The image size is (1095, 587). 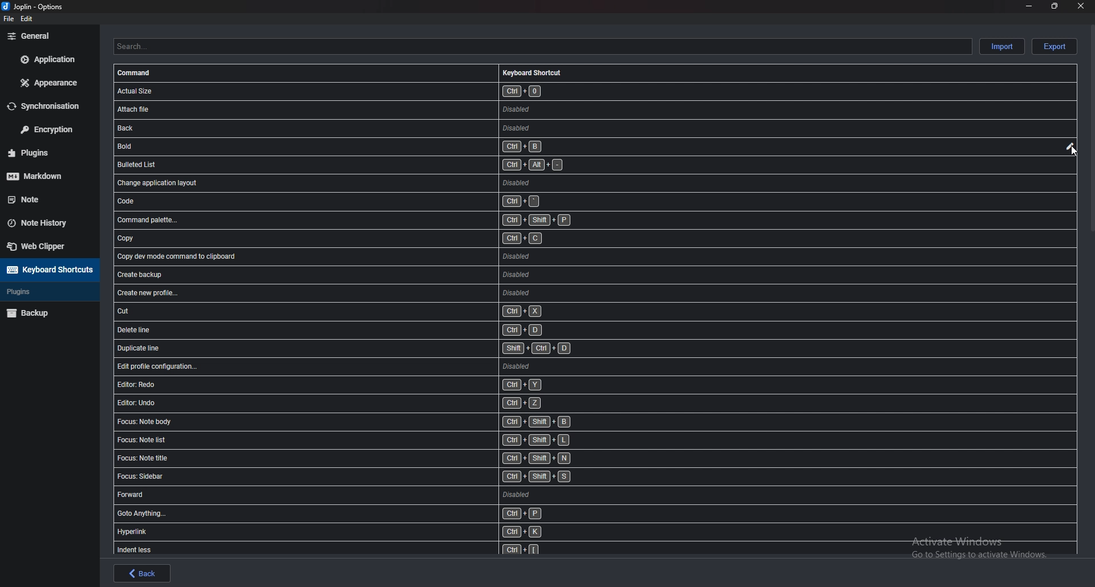 What do you see at coordinates (362, 239) in the screenshot?
I see `shortcut` at bounding box center [362, 239].